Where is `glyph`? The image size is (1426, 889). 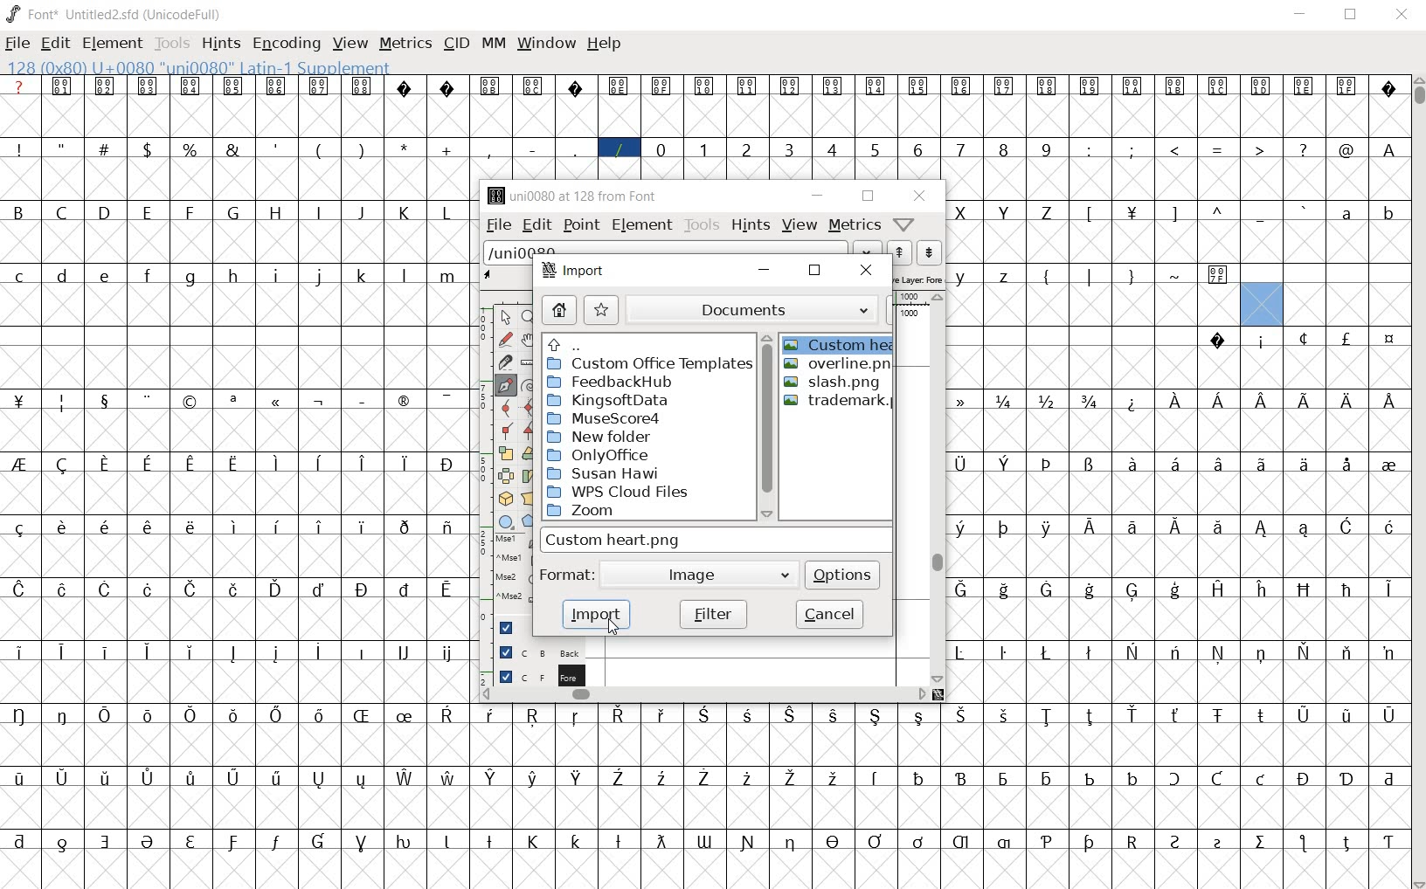
glyph is located at coordinates (447, 528).